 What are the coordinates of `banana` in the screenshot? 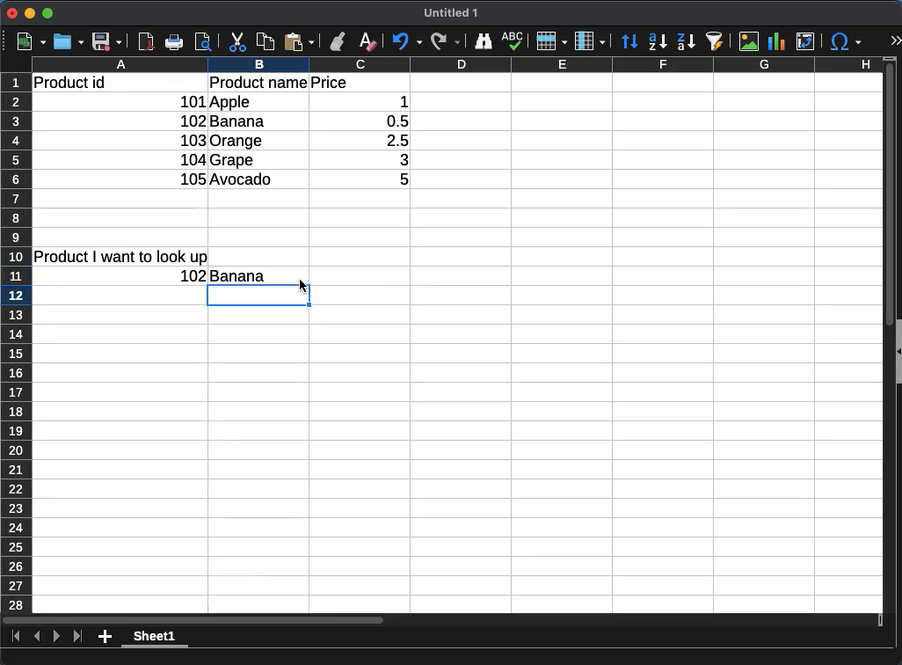 It's located at (238, 121).